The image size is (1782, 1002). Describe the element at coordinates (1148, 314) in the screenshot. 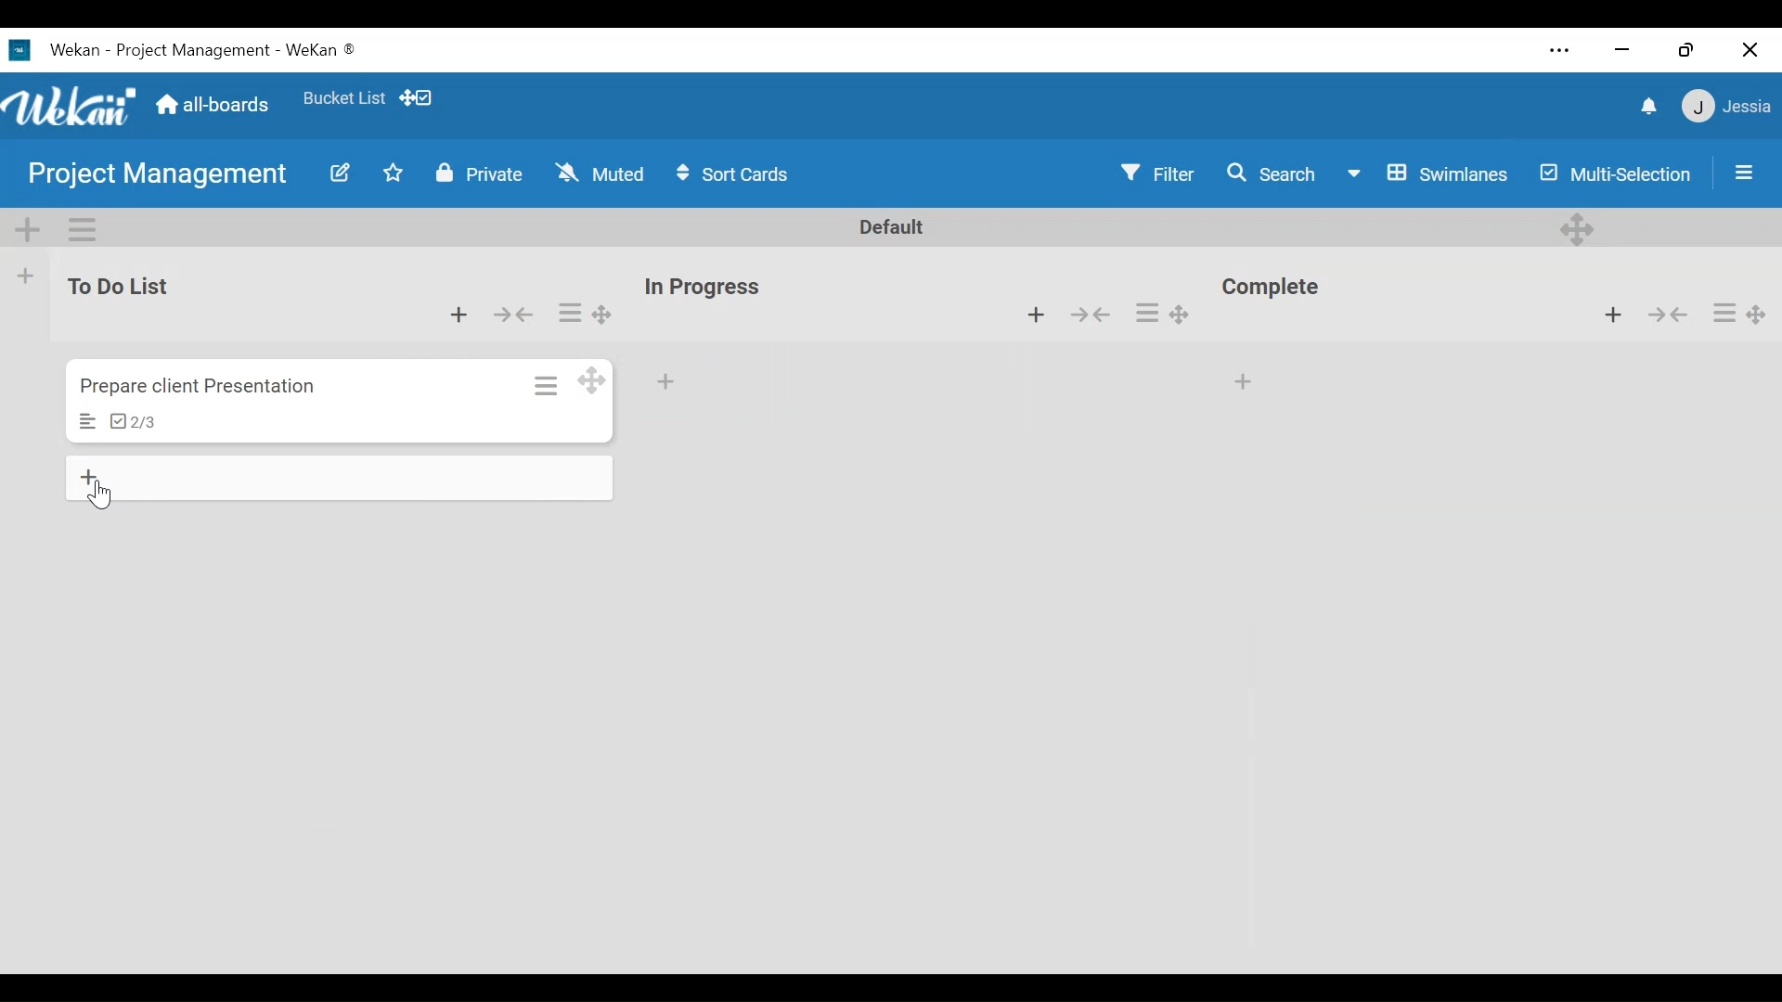

I see `Card actions` at that location.